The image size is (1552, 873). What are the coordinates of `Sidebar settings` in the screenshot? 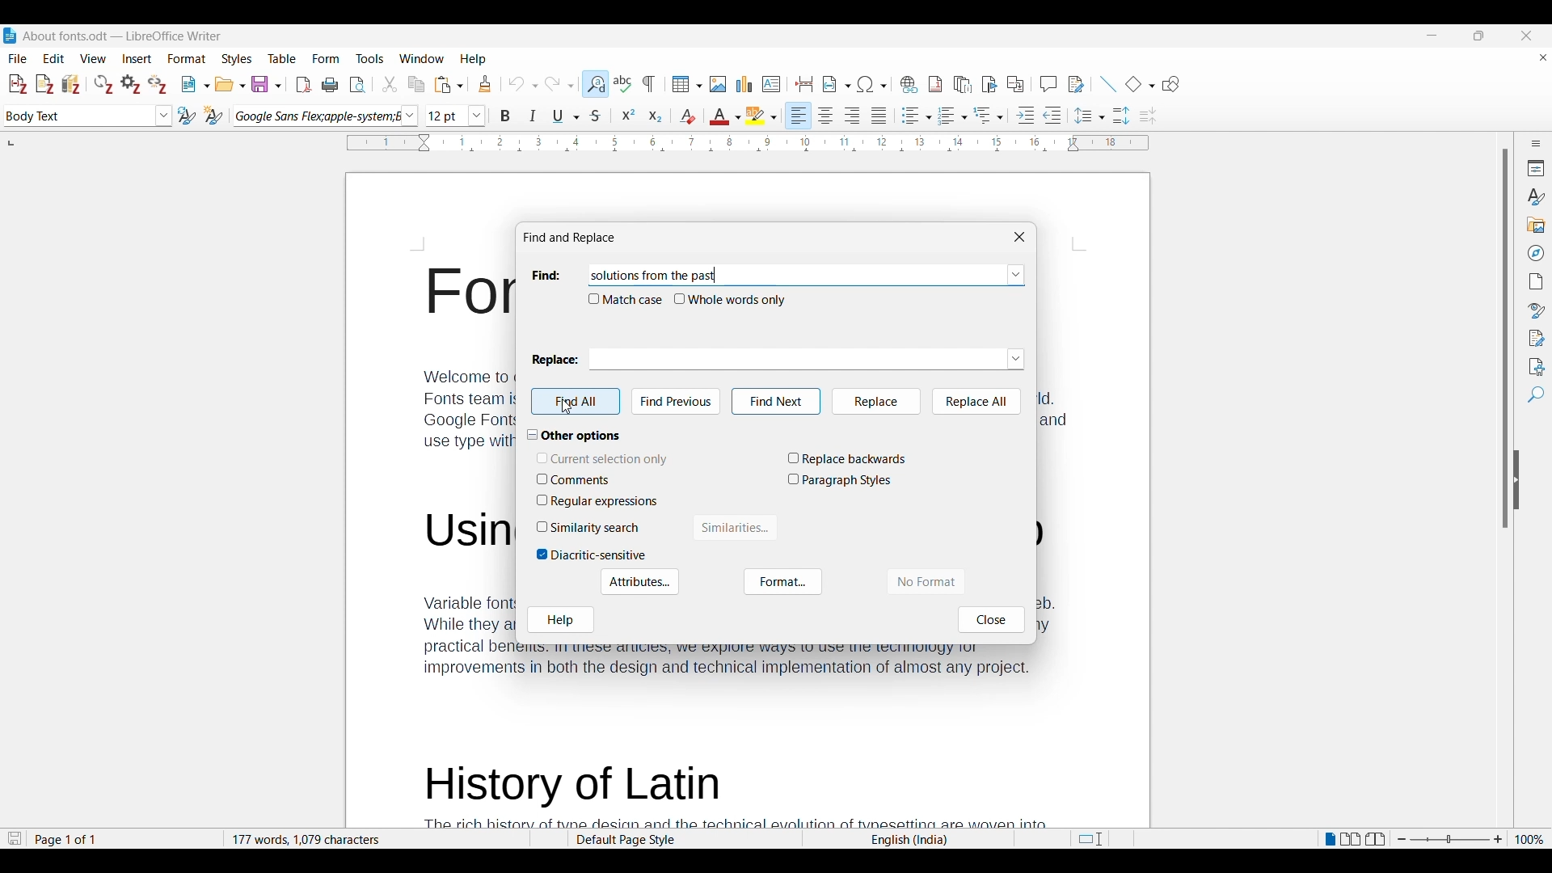 It's located at (1536, 143).